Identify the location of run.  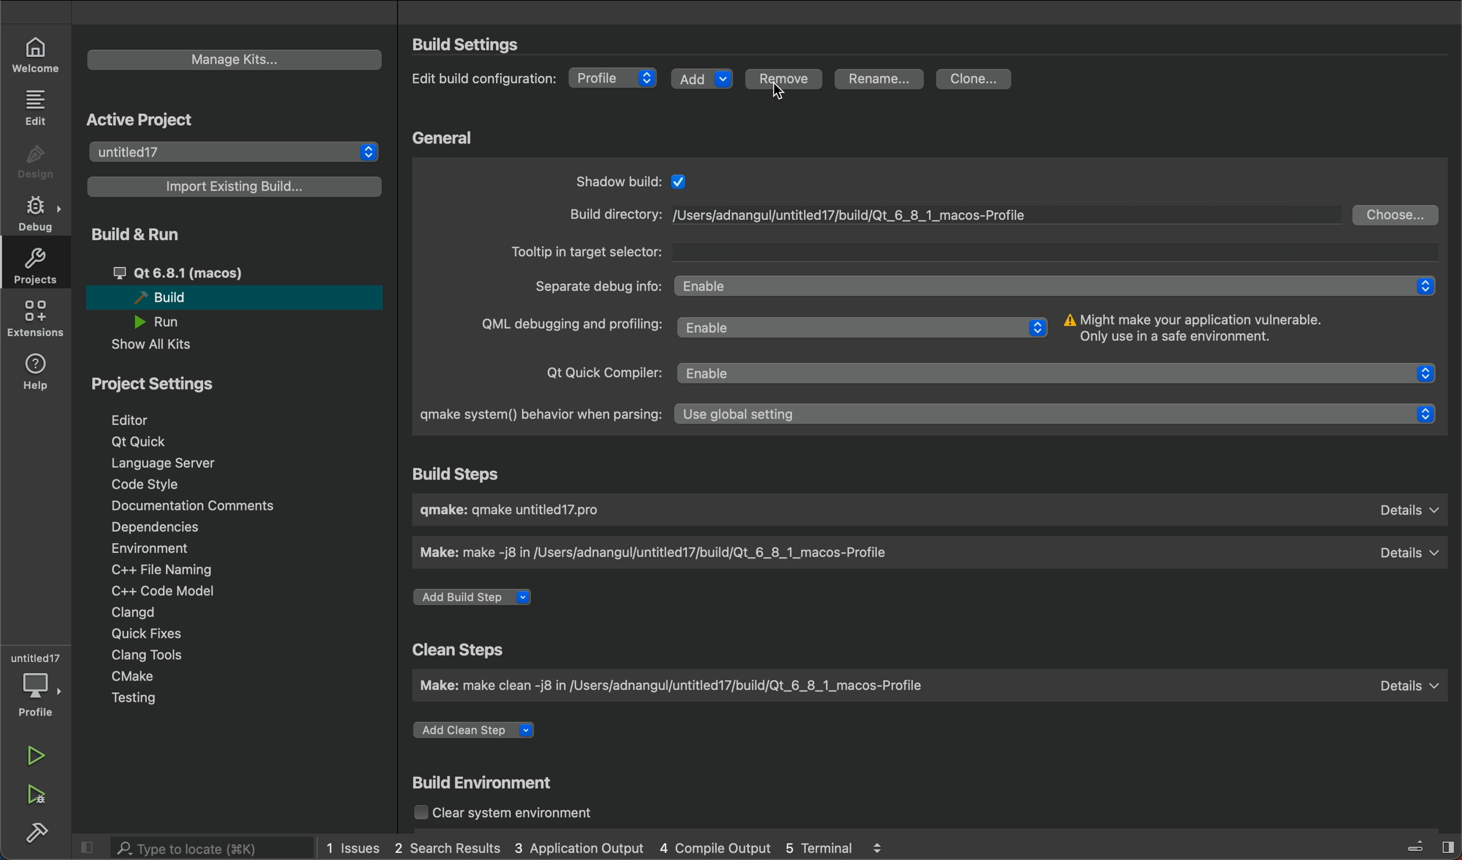
(37, 754).